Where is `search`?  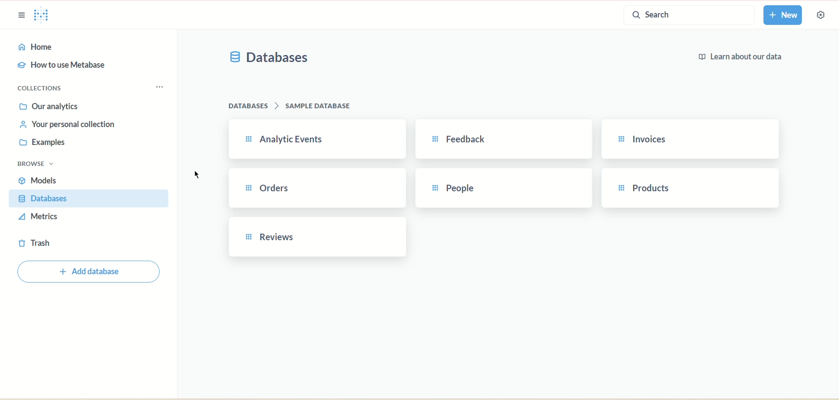
search is located at coordinates (691, 15).